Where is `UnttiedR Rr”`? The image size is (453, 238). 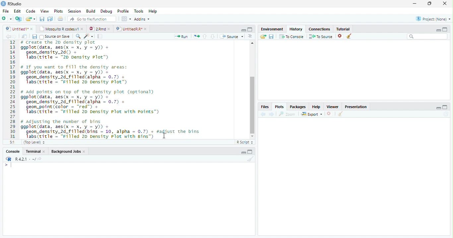 UnttiedR Rr” is located at coordinates (128, 28).